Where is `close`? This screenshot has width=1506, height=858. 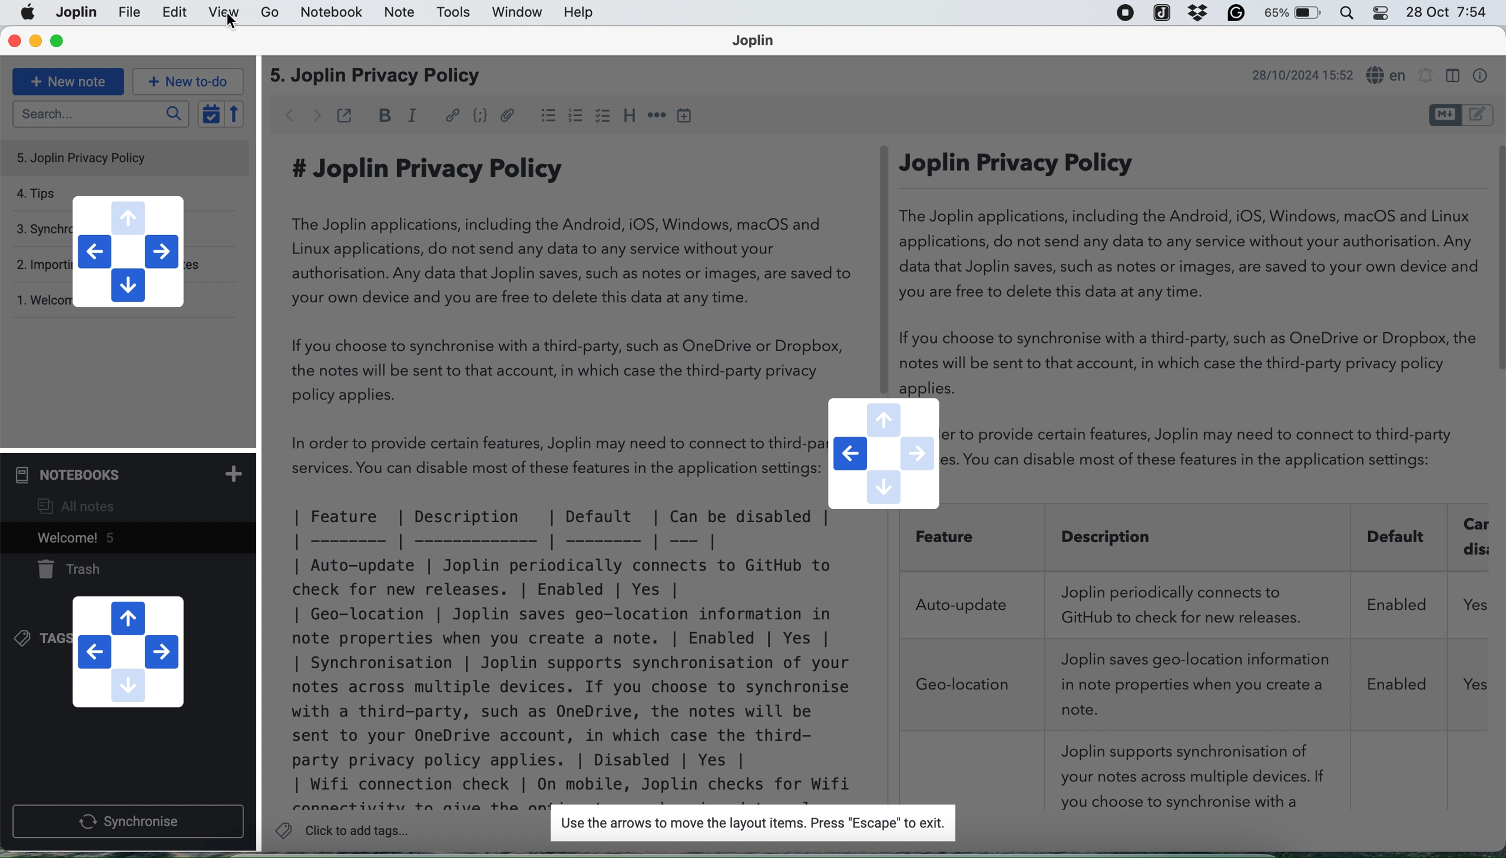
close is located at coordinates (13, 41).